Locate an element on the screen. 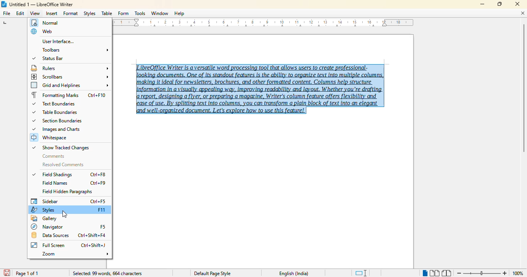 The height and width of the screenshot is (277, 527). text boundaries is located at coordinates (54, 103).